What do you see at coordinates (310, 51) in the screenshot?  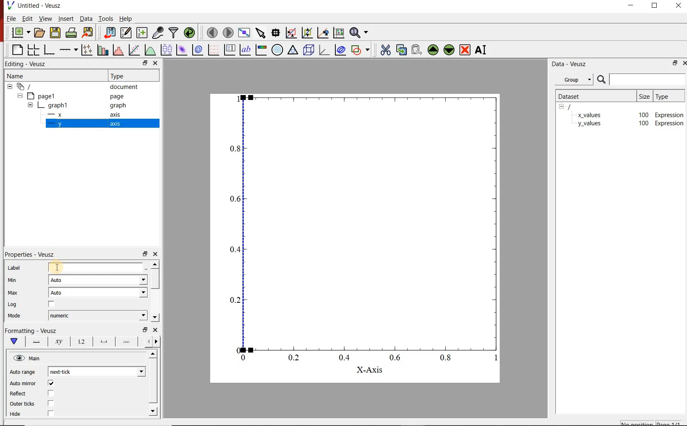 I see `3d scene` at bounding box center [310, 51].